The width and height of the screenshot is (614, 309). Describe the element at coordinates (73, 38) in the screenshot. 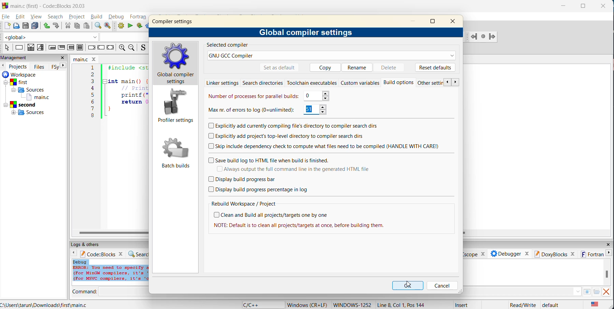

I see `code completion compiler` at that location.